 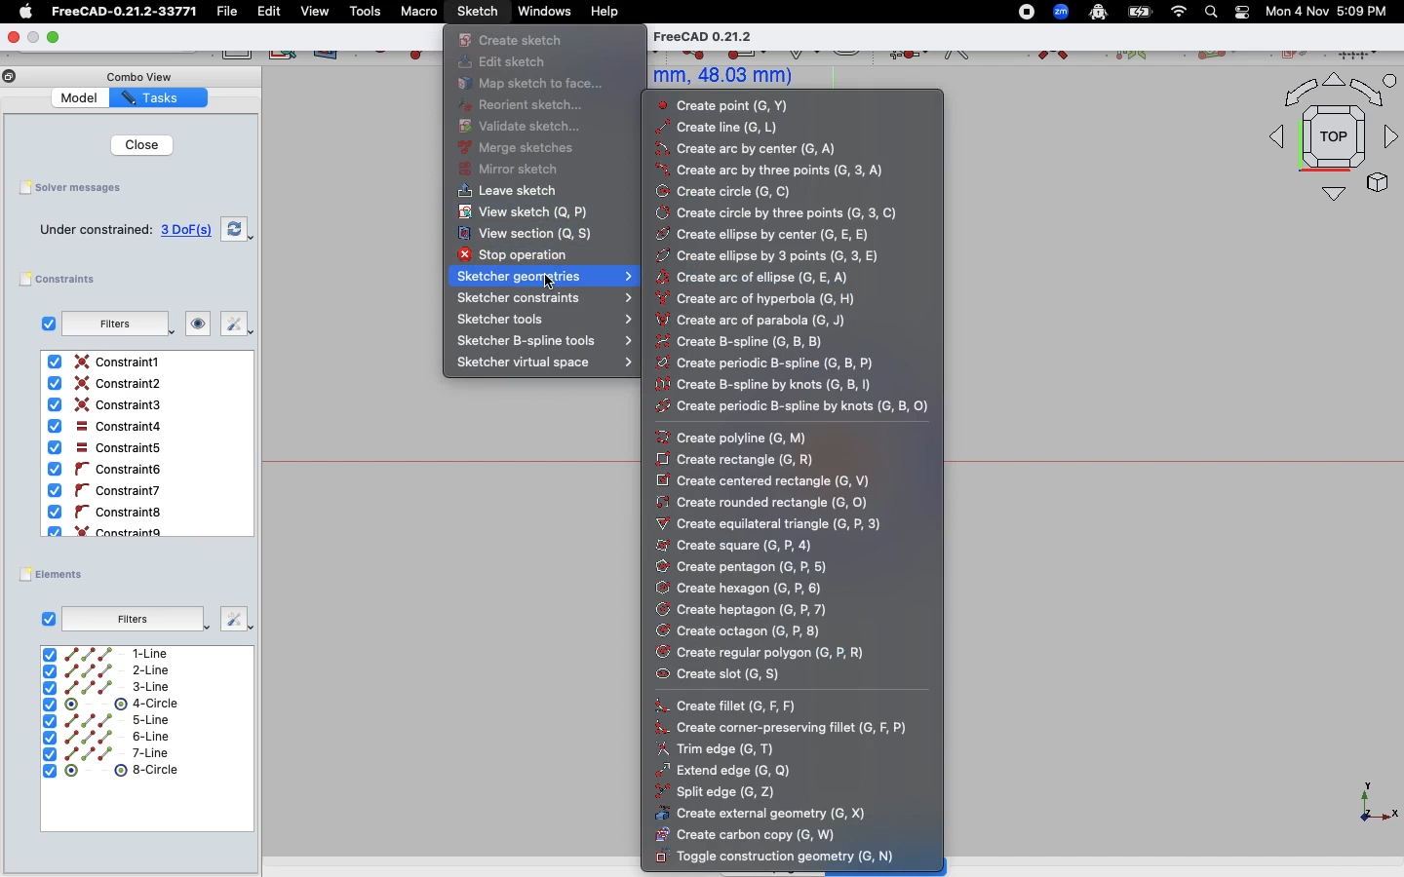 What do you see at coordinates (55, 36) in the screenshot?
I see `Expand` at bounding box center [55, 36].